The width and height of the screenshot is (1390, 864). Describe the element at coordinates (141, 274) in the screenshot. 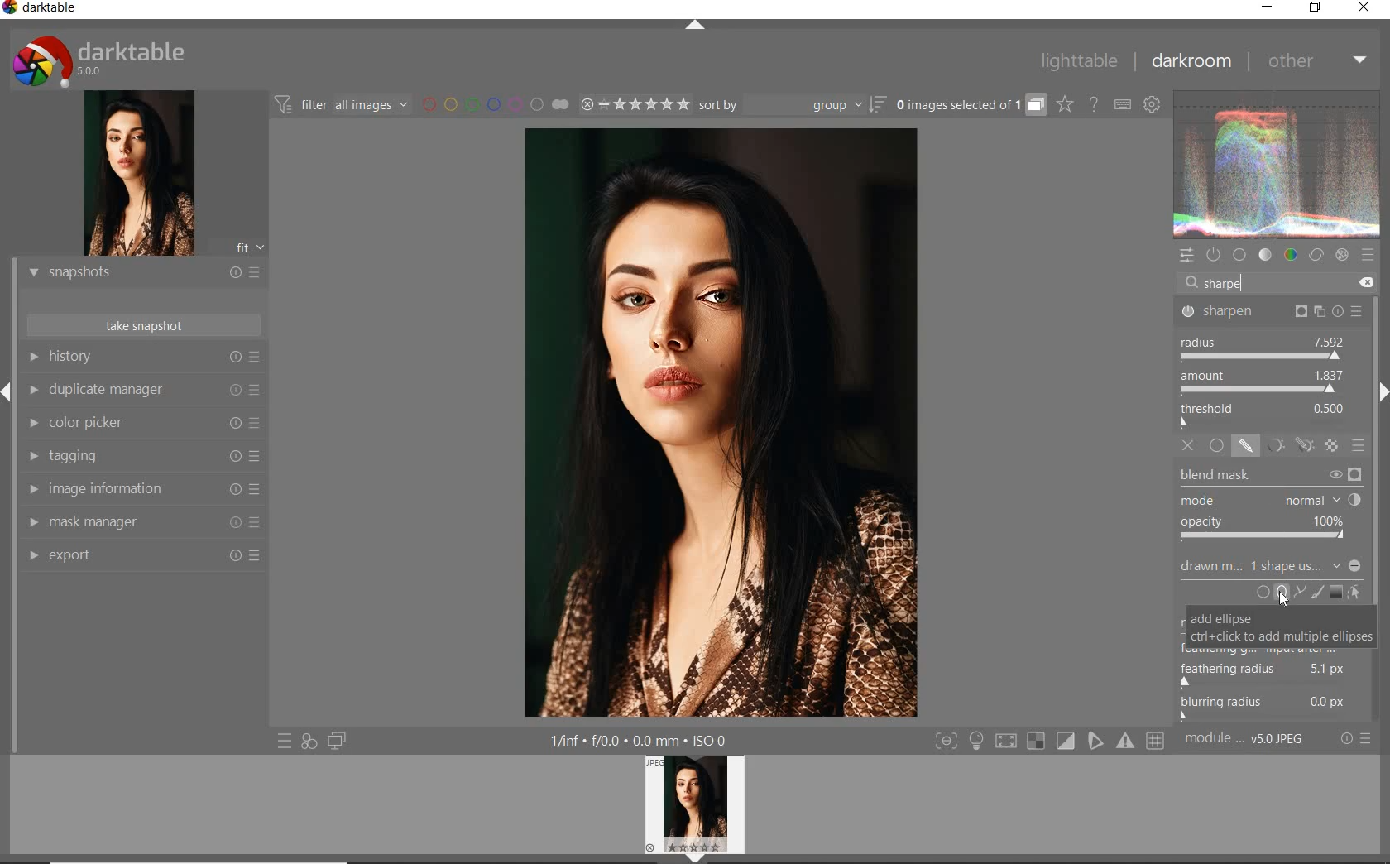

I see `SNAPSHOTS` at that location.